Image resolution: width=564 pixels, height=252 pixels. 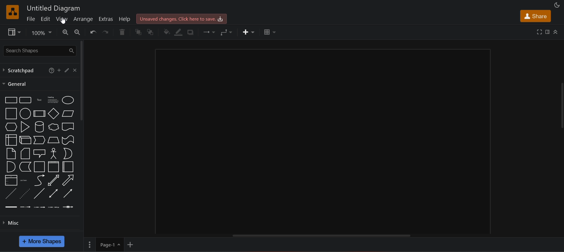 I want to click on actor, so click(x=54, y=153).